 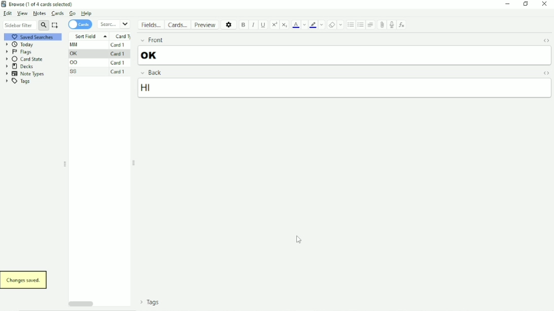 What do you see at coordinates (19, 52) in the screenshot?
I see `Flags` at bounding box center [19, 52].